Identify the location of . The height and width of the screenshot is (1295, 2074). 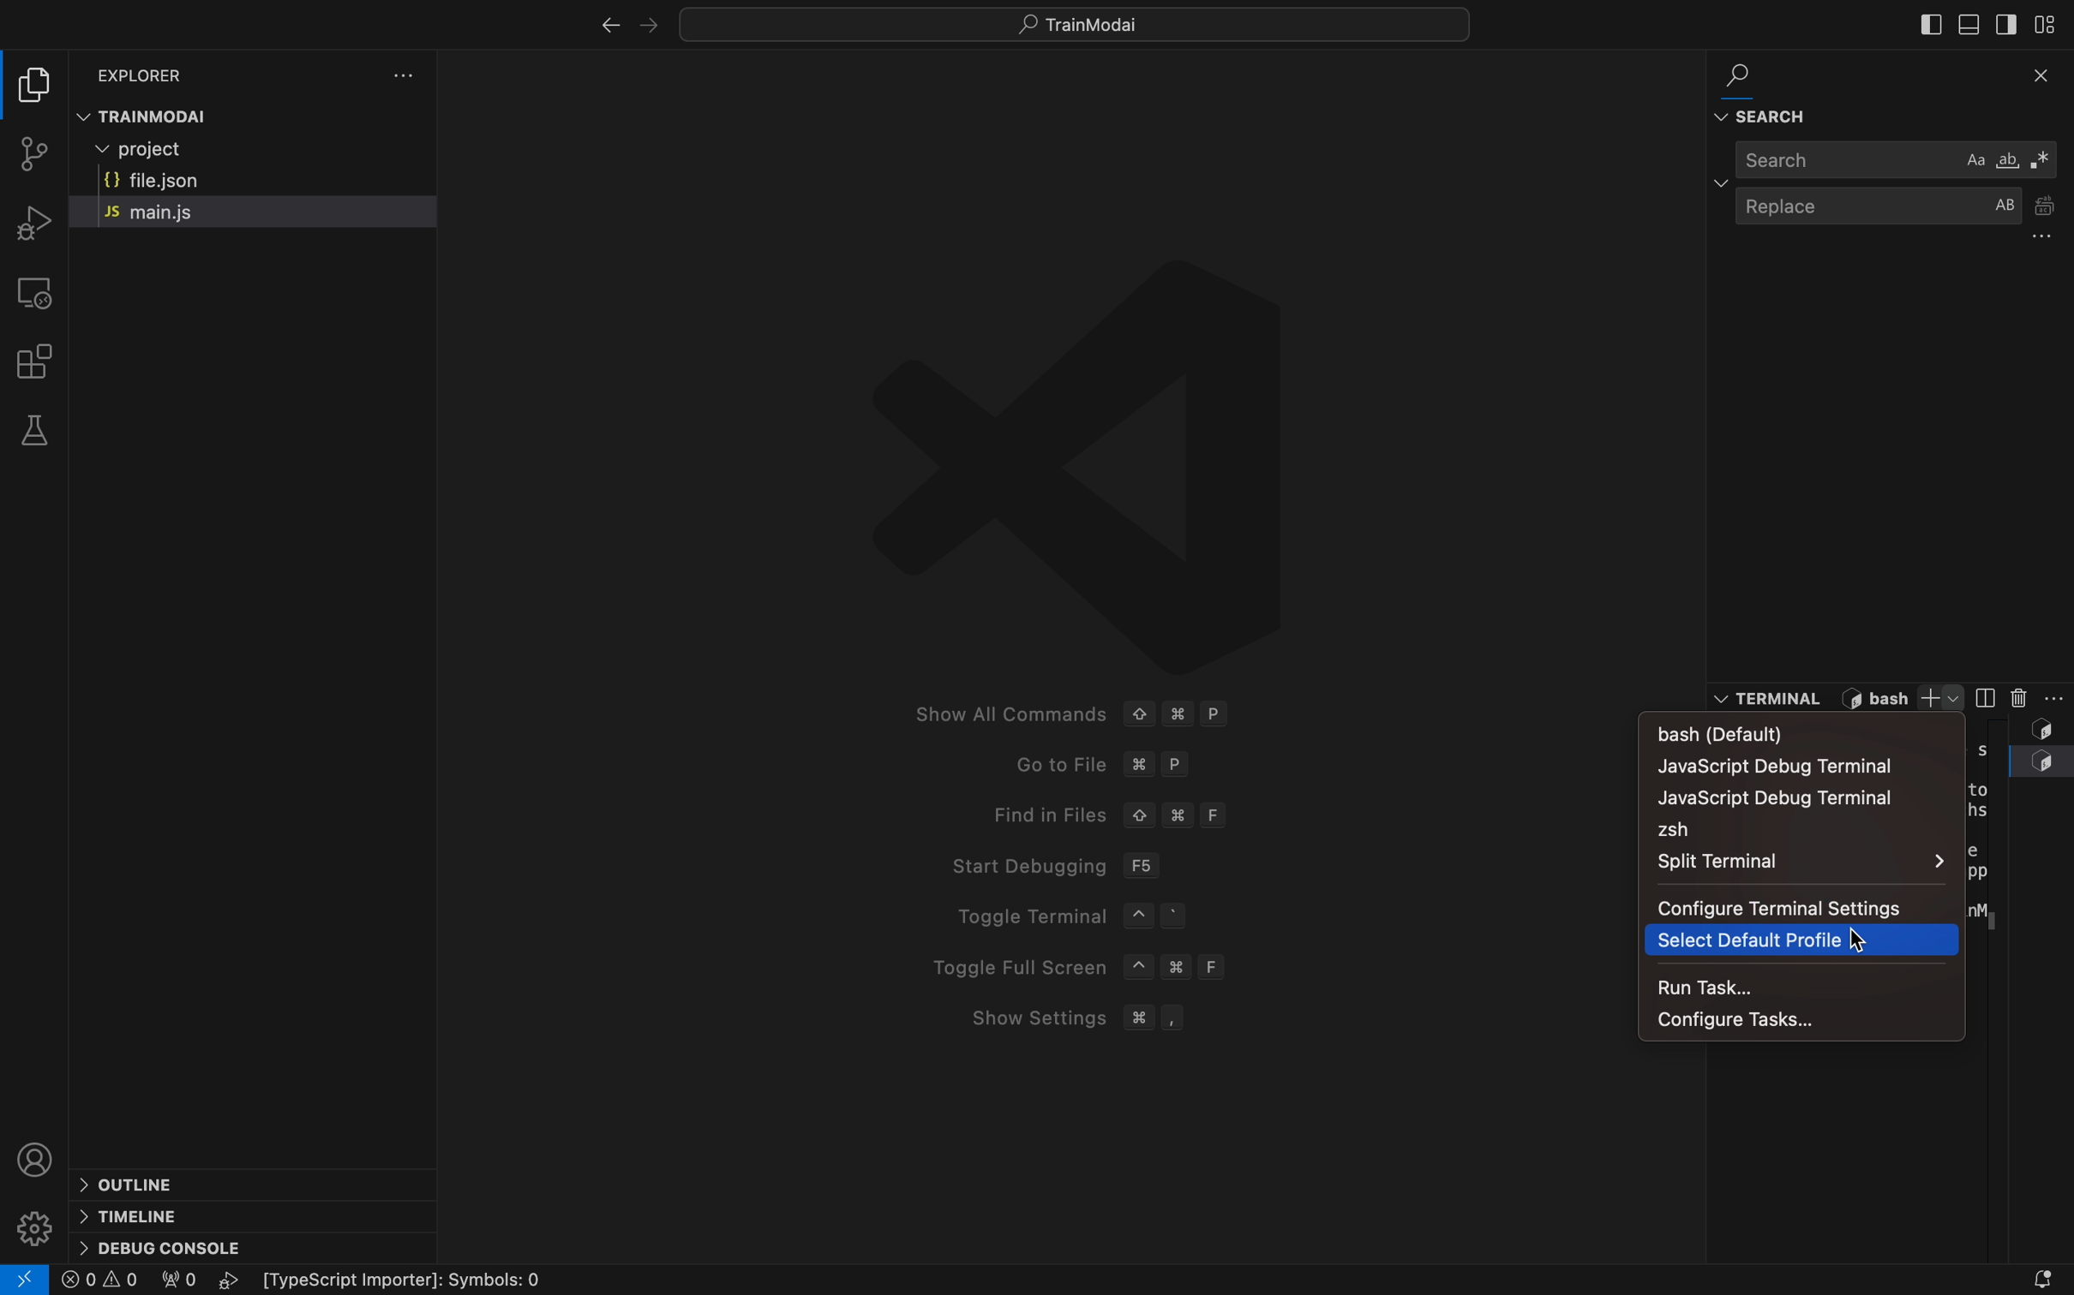
(429, 1274).